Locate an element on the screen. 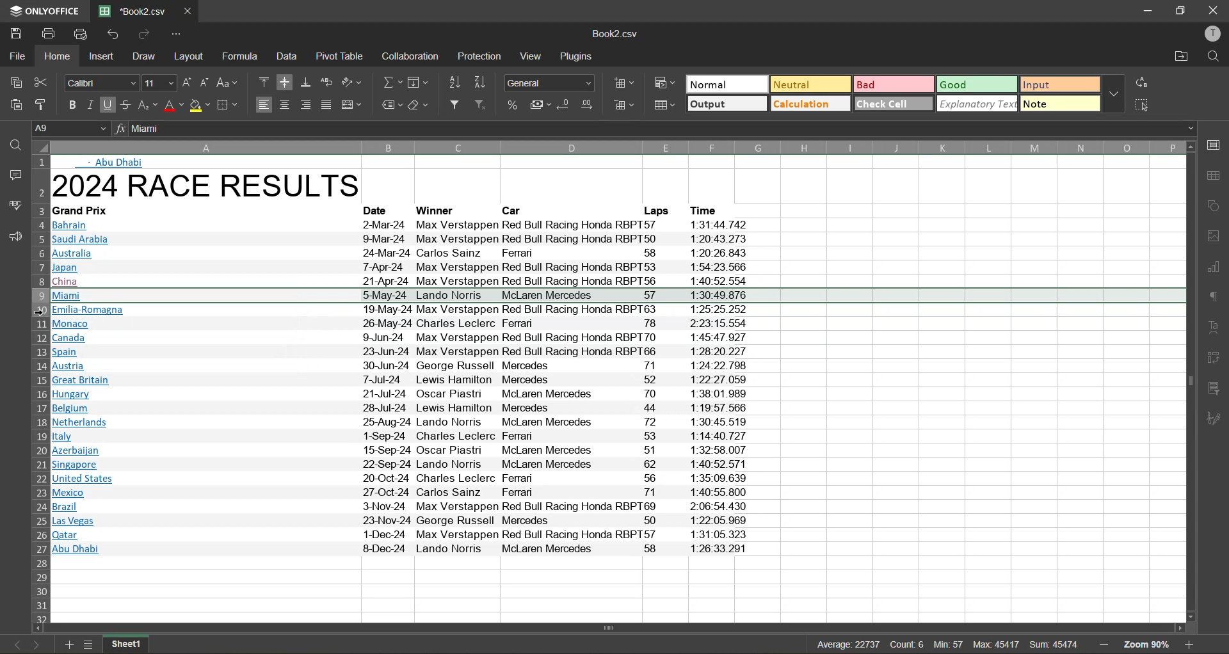 This screenshot has height=654, width=1229. align middle is located at coordinates (284, 83).